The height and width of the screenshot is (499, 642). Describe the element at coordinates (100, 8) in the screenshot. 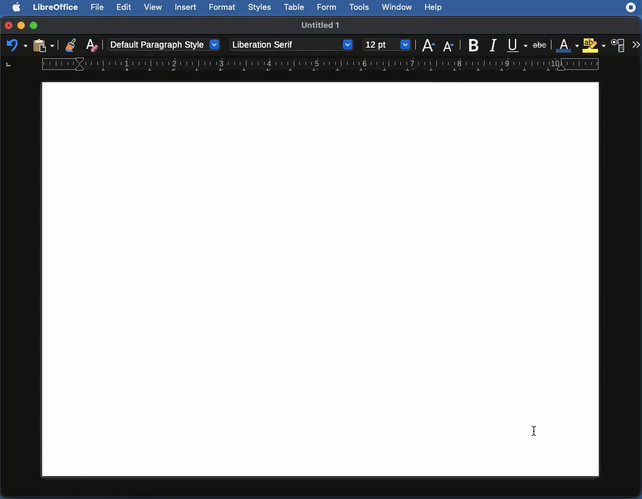

I see `File` at that location.